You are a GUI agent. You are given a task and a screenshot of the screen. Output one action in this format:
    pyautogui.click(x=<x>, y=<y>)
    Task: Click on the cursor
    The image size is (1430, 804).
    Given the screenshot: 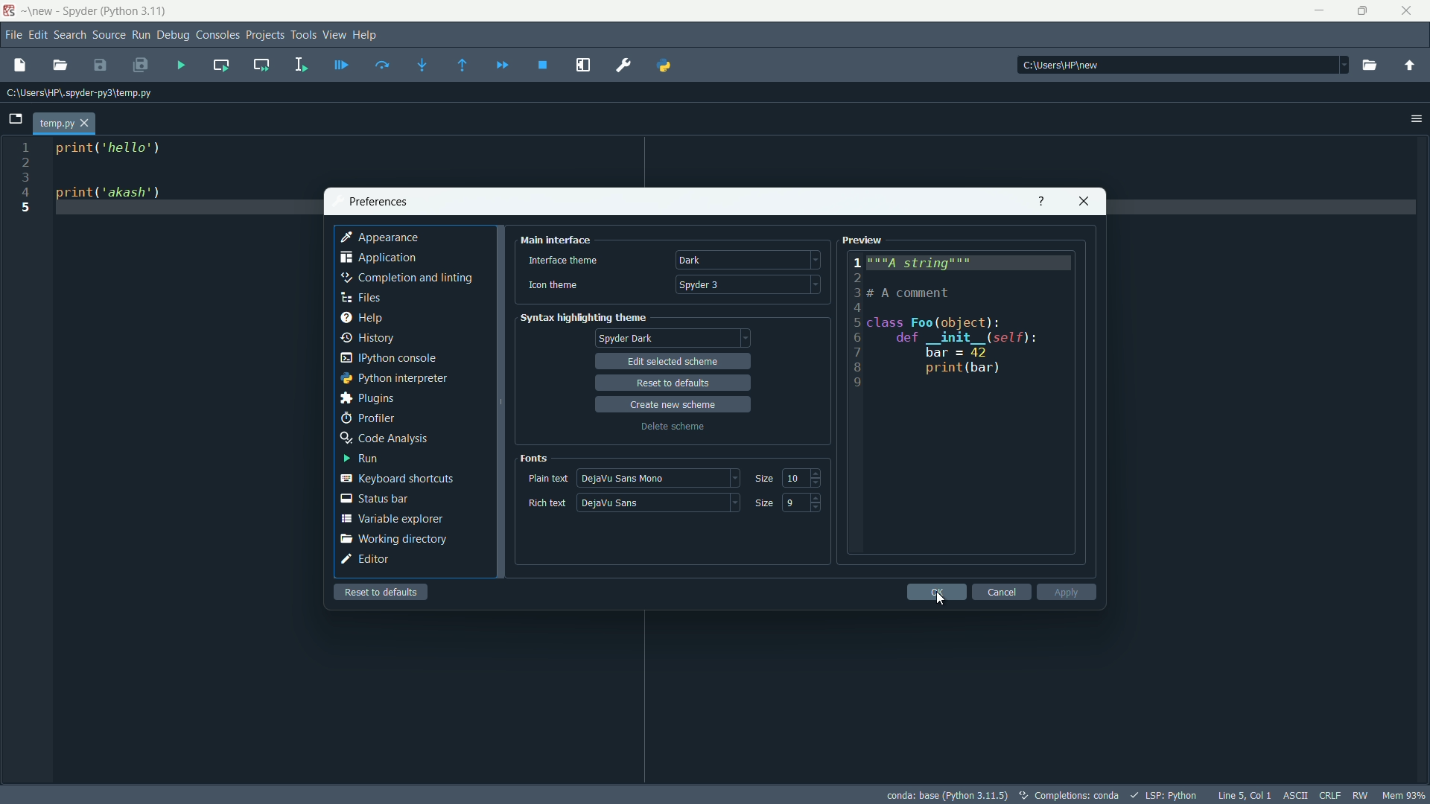 What is the action you would take?
    pyautogui.click(x=943, y=601)
    